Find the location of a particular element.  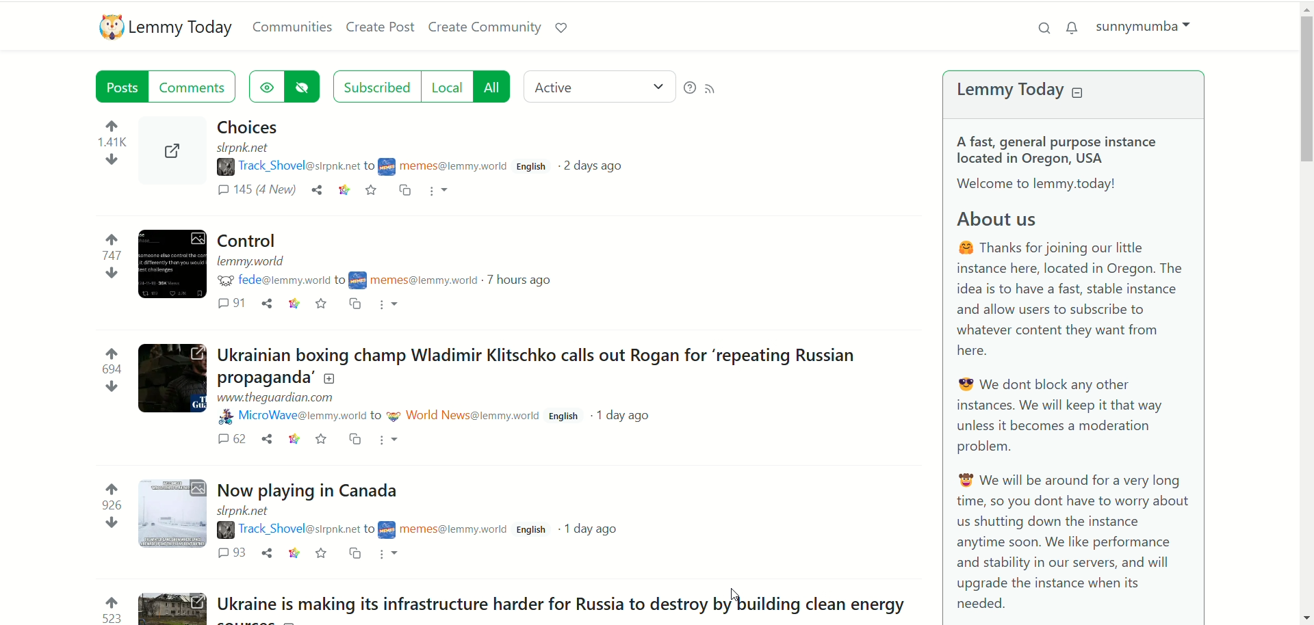

comments is located at coordinates (196, 85).